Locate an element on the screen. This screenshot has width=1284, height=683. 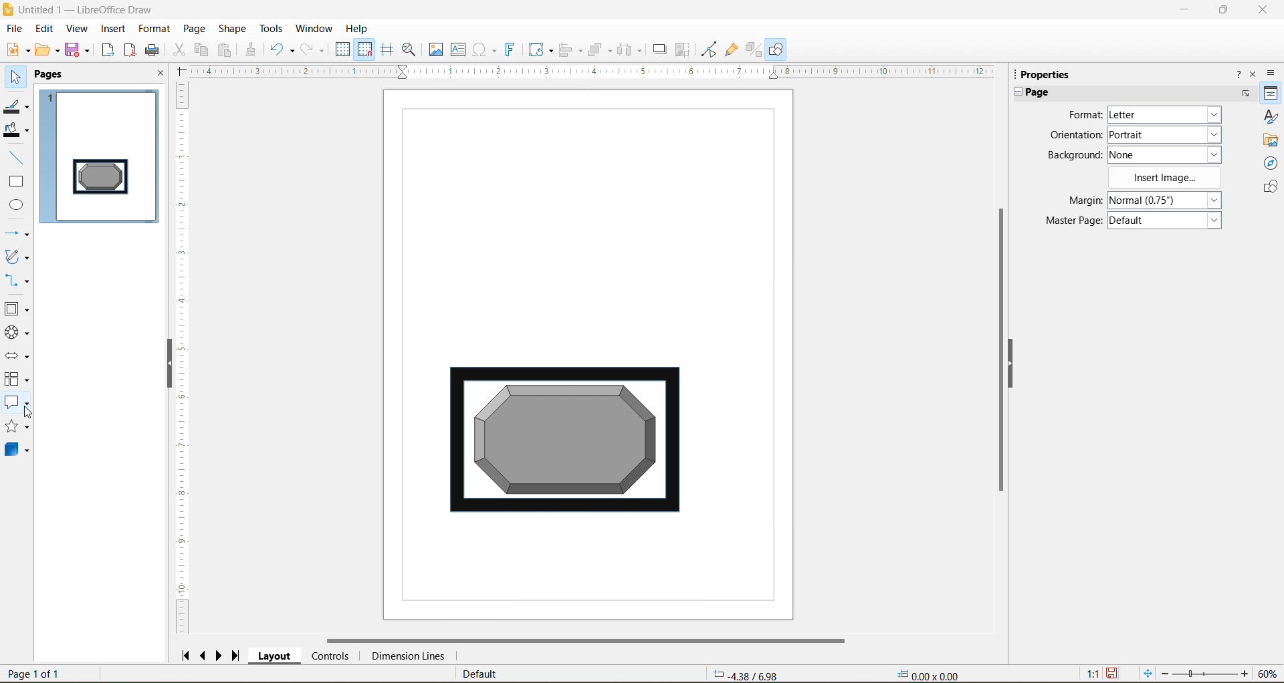
slider is located at coordinates (1204, 674).